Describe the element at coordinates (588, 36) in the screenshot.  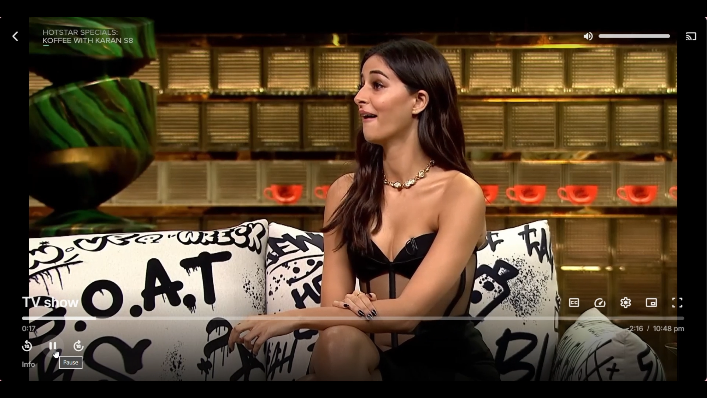
I see `Mute` at that location.